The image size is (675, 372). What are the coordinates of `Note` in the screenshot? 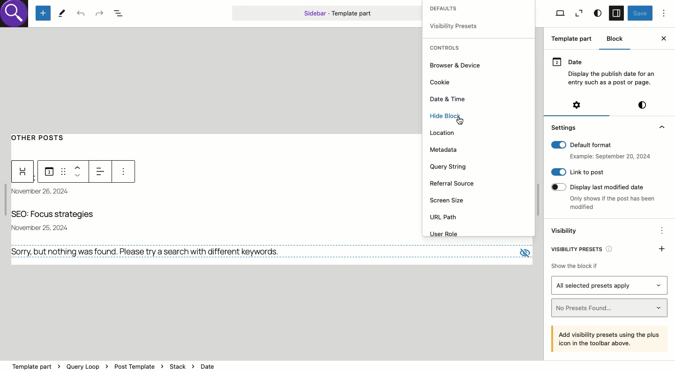 It's located at (610, 338).